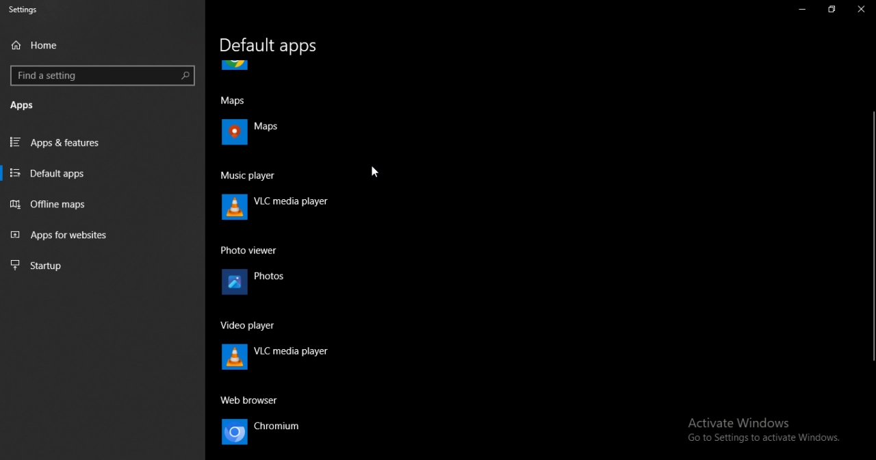  What do you see at coordinates (862, 12) in the screenshot?
I see `close tab` at bounding box center [862, 12].